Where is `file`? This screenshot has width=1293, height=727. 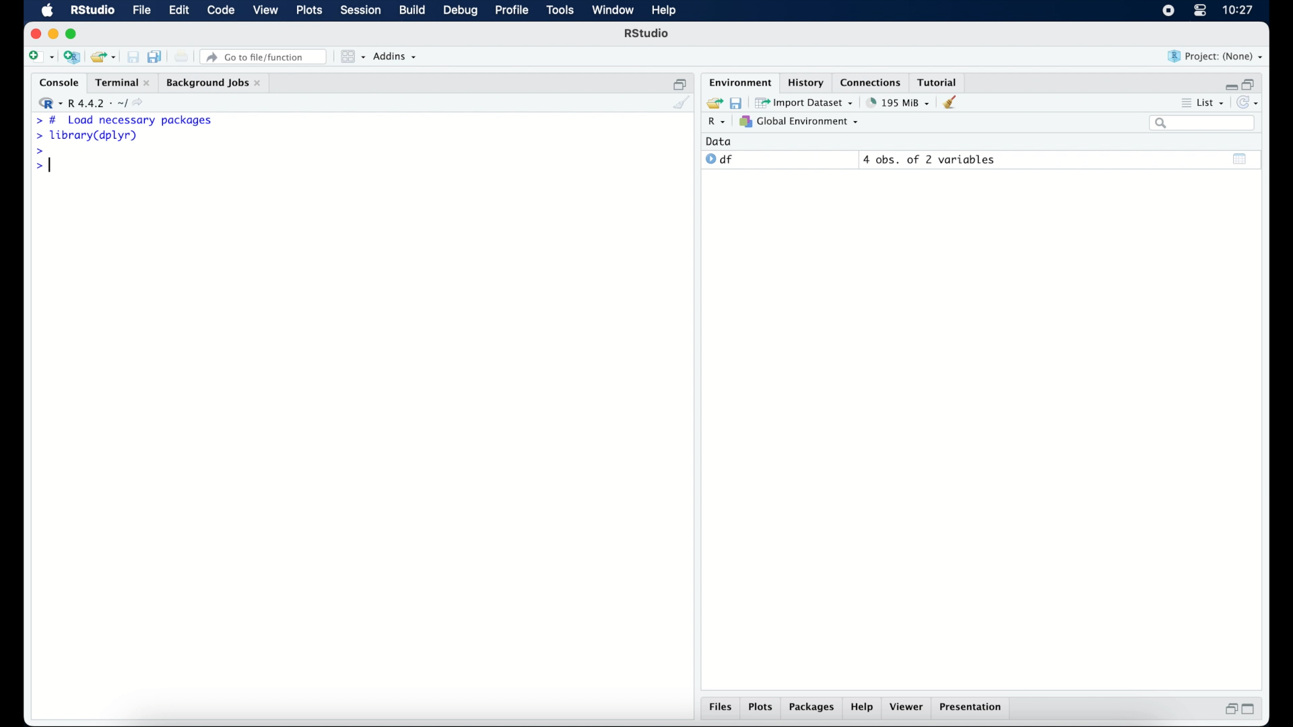
file is located at coordinates (140, 11).